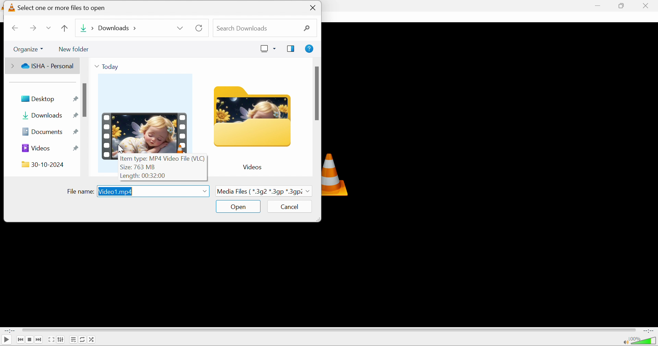 The width and height of the screenshot is (658, 346). What do you see at coordinates (9, 332) in the screenshot?
I see `Start Time` at bounding box center [9, 332].